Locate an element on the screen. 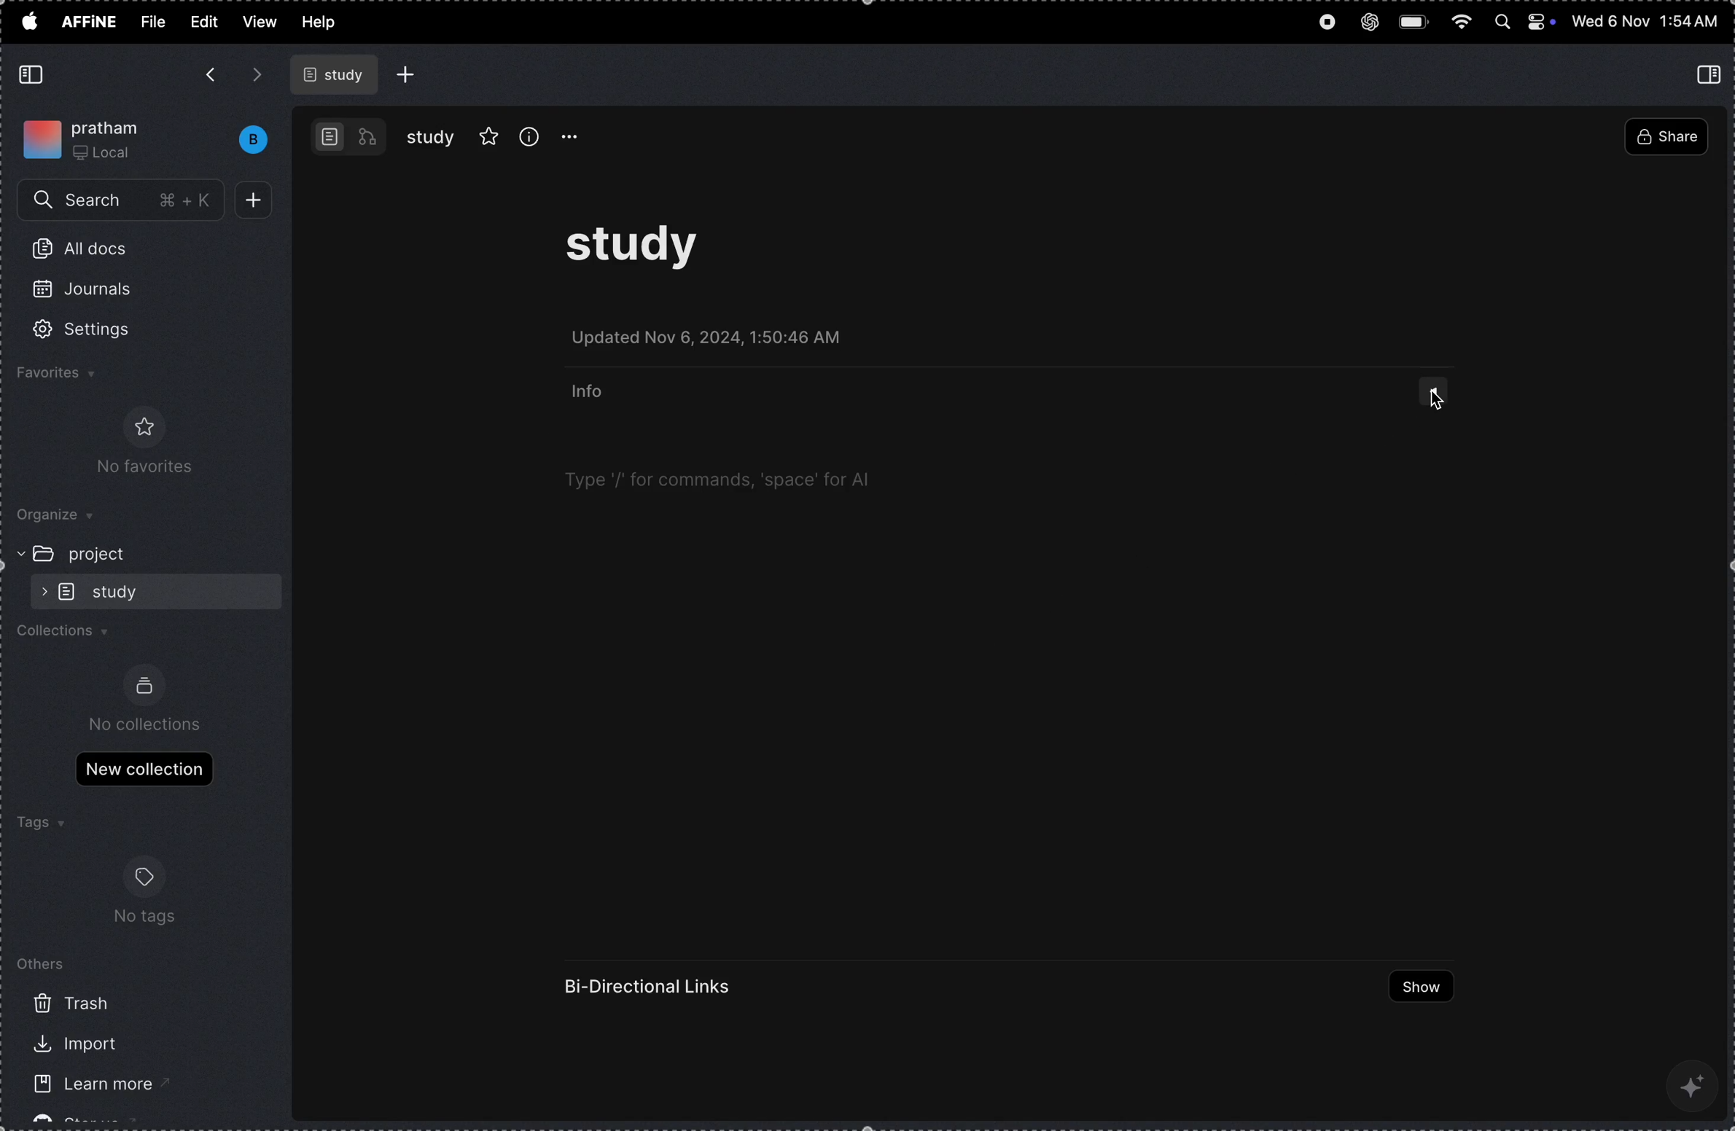 This screenshot has height=1131, width=1735. ai is located at coordinates (1695, 1084).